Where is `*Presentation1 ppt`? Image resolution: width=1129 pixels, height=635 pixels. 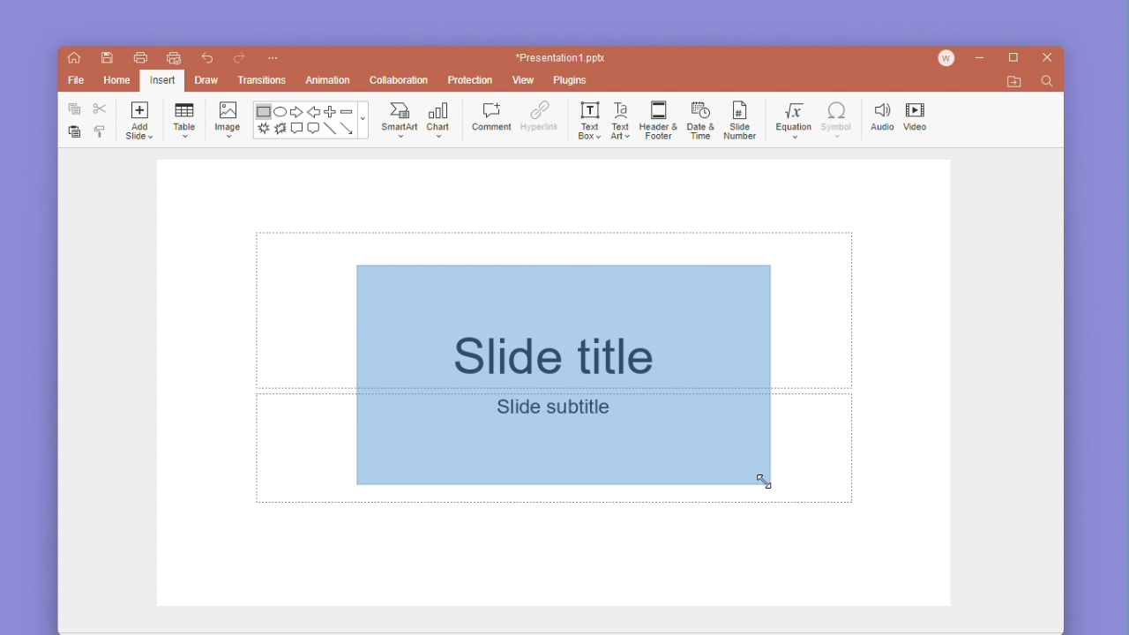
*Presentation1 ppt is located at coordinates (561, 57).